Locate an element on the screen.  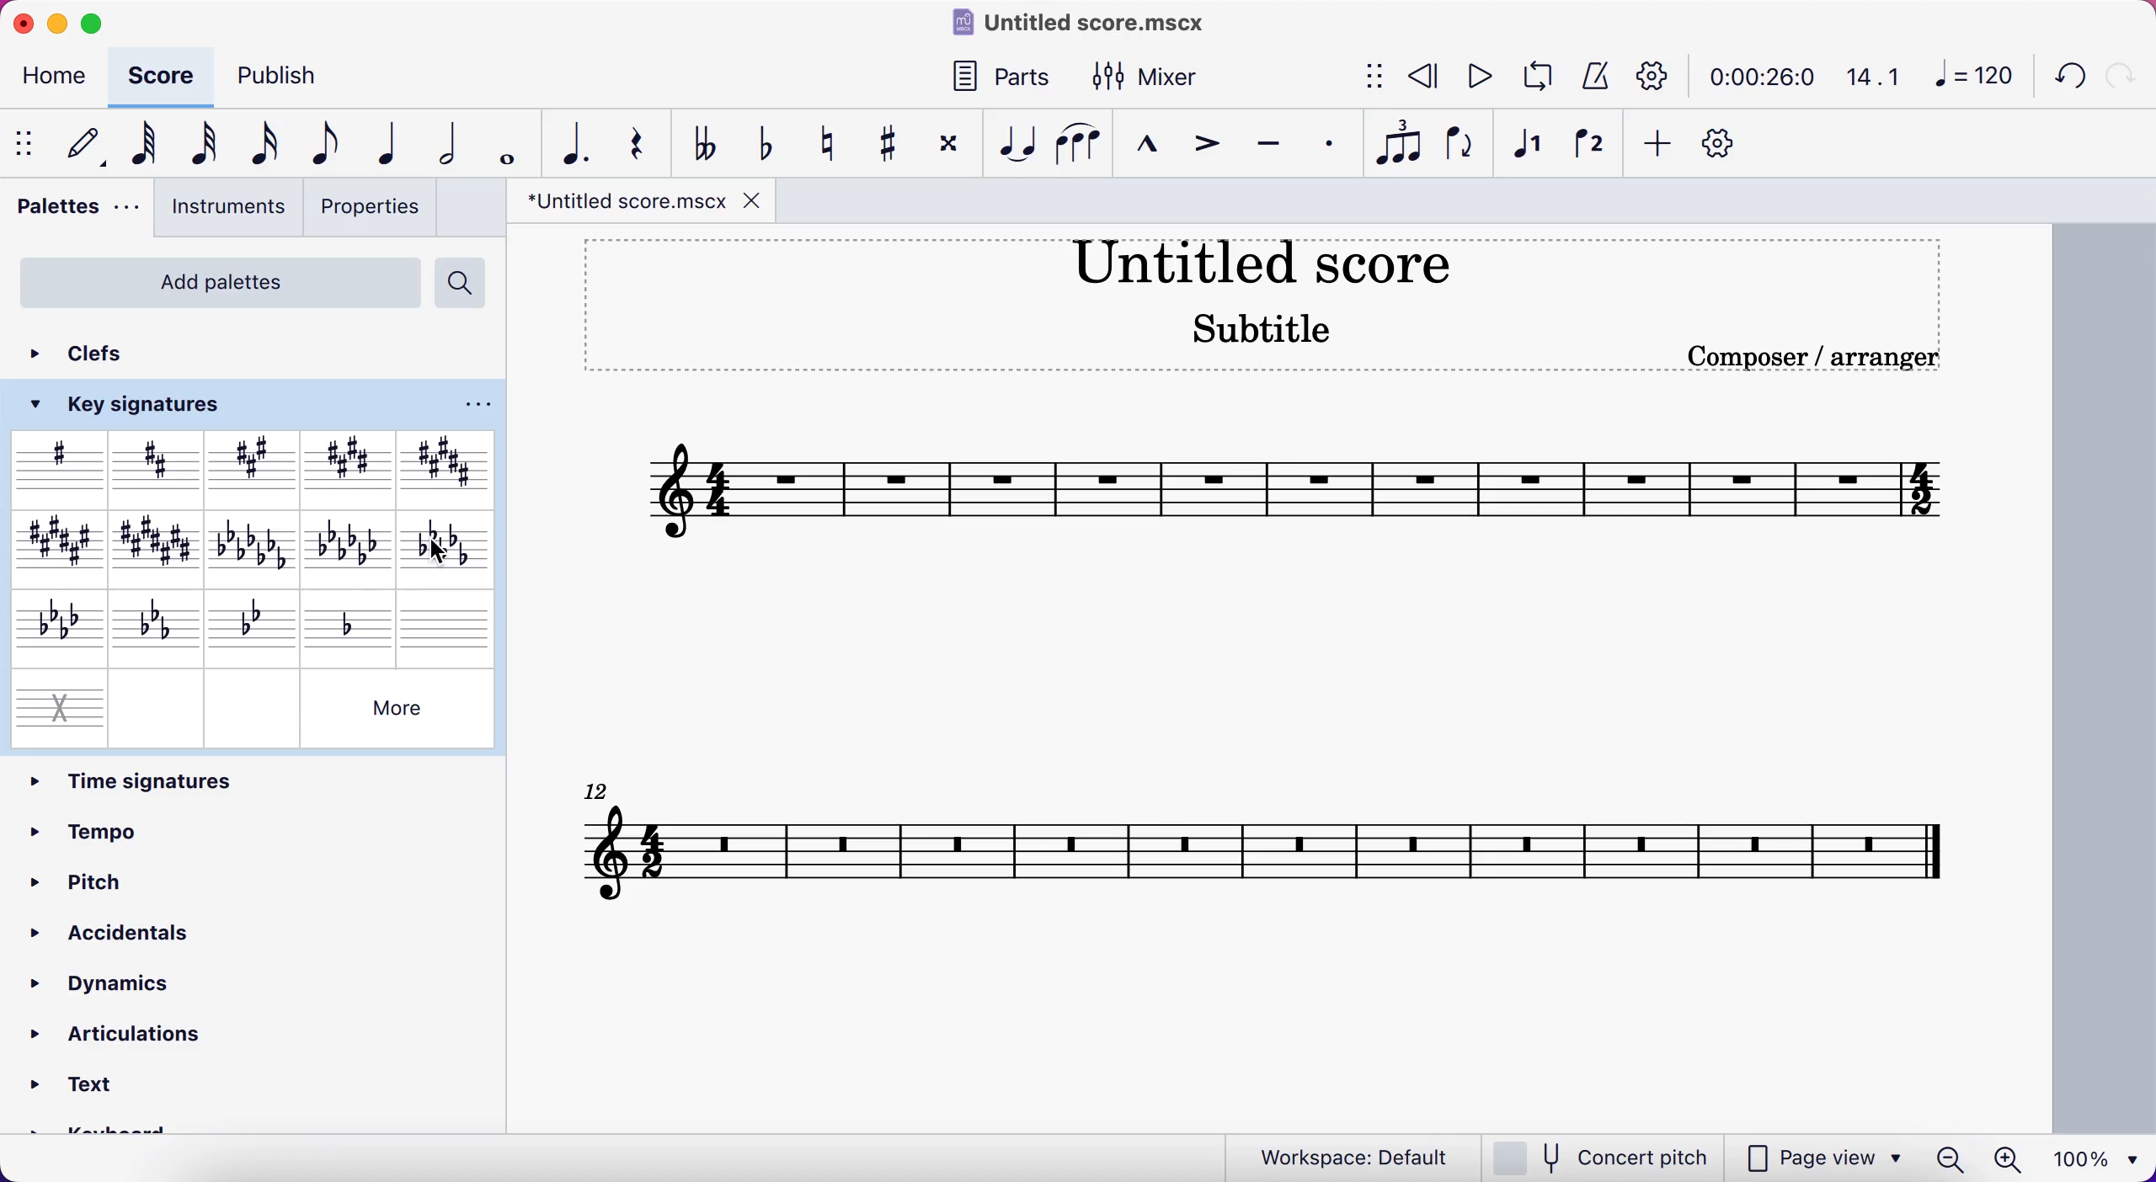
zoom out is located at coordinates (1949, 1158).